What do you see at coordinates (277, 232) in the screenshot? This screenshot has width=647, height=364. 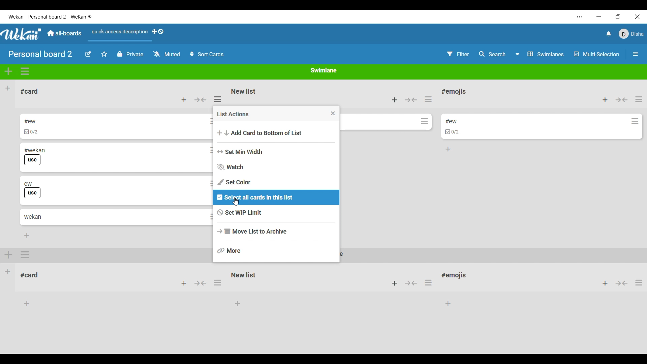 I see `Move list too archive` at bounding box center [277, 232].